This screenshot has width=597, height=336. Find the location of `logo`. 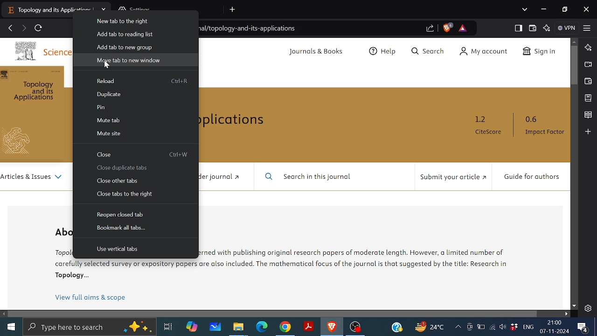

logo is located at coordinates (26, 51).